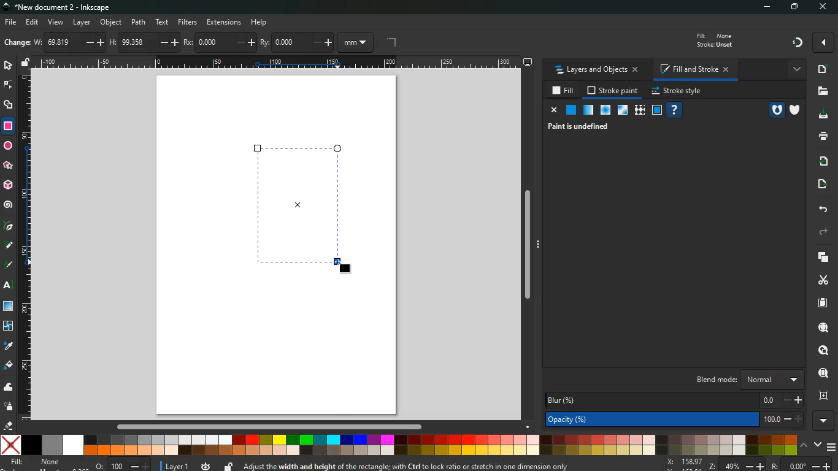 The width and height of the screenshot is (838, 471). Describe the element at coordinates (9, 286) in the screenshot. I see `text` at that location.